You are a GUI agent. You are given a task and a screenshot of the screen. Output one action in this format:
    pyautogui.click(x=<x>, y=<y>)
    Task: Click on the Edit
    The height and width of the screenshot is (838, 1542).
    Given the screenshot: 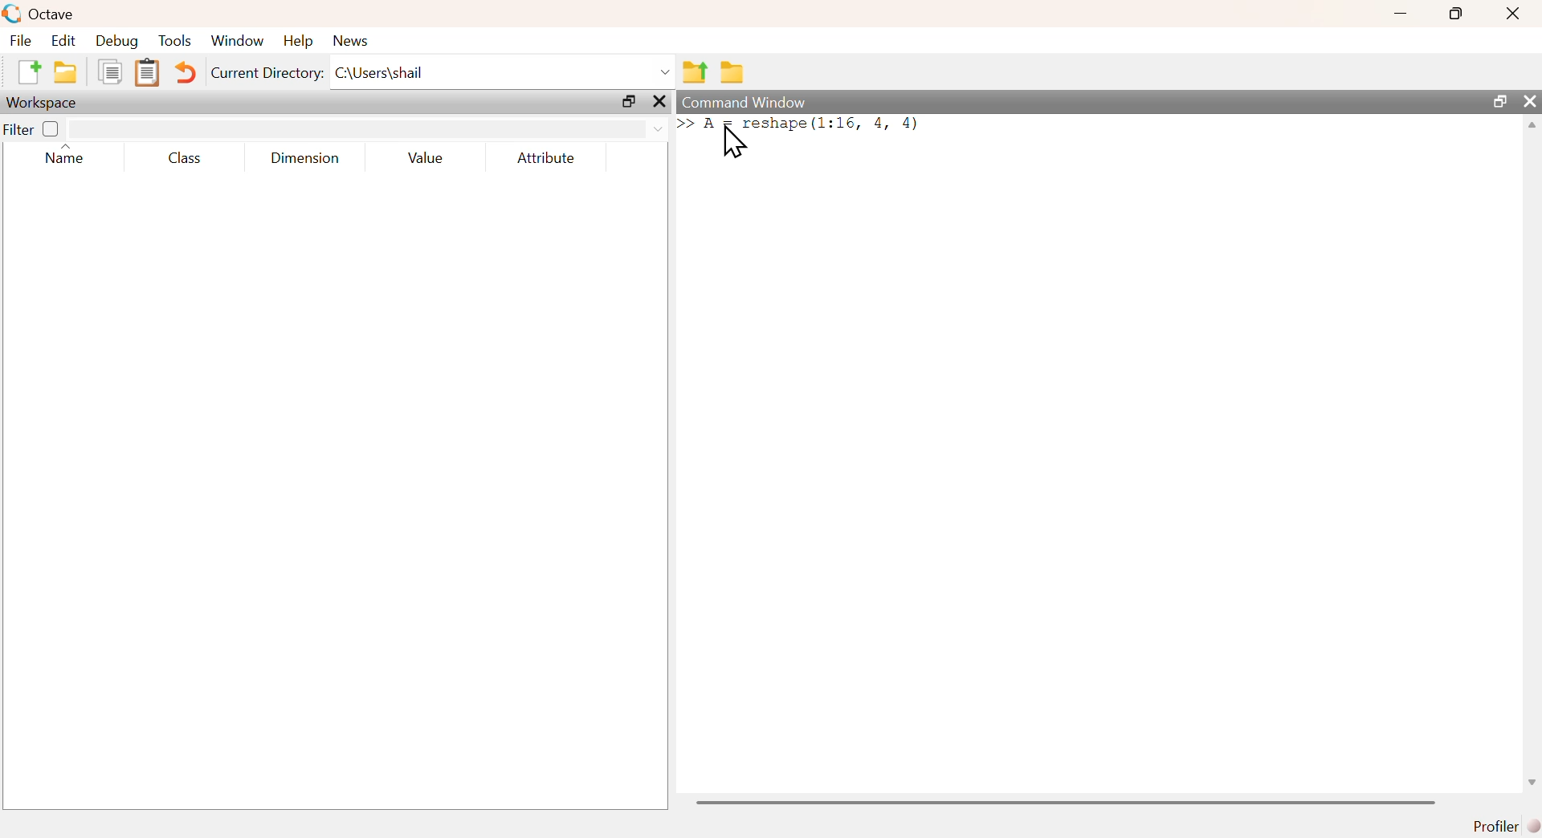 What is the action you would take?
    pyautogui.click(x=65, y=40)
    